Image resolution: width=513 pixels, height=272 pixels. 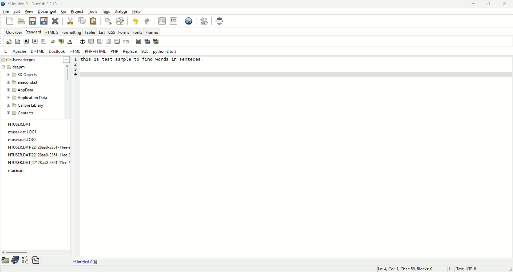 What do you see at coordinates (9, 41) in the screenshot?
I see `Quickstart` at bounding box center [9, 41].